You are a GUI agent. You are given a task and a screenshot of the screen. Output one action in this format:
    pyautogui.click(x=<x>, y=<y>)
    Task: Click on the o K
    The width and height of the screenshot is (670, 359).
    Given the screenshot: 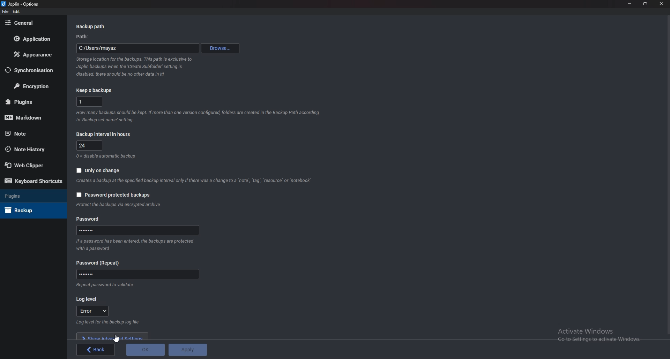 What is the action you would take?
    pyautogui.click(x=146, y=350)
    